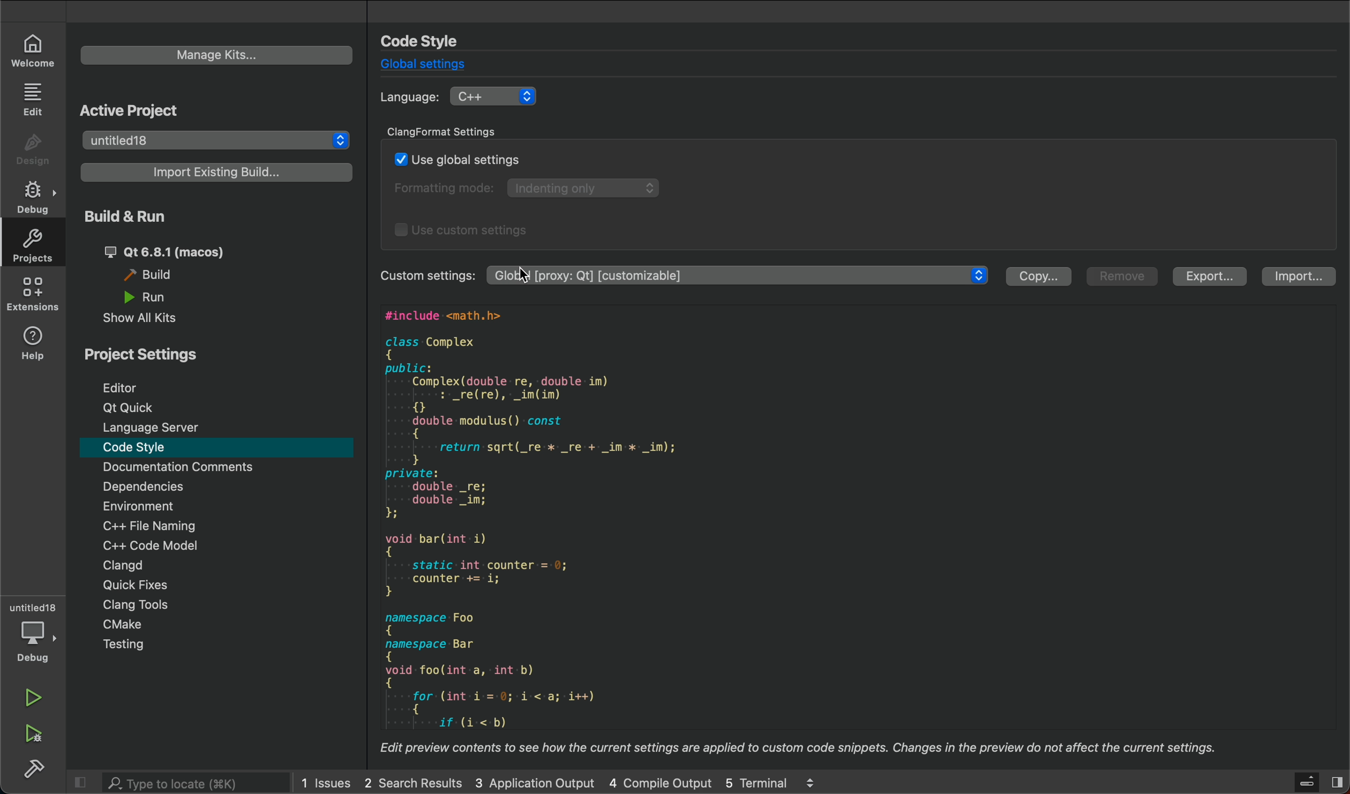 The width and height of the screenshot is (1350, 794). I want to click on Untitled , so click(32, 609).